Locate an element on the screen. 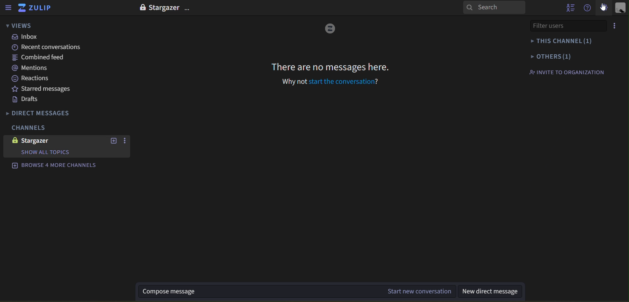 The width and height of the screenshot is (629, 302). reactions is located at coordinates (34, 79).